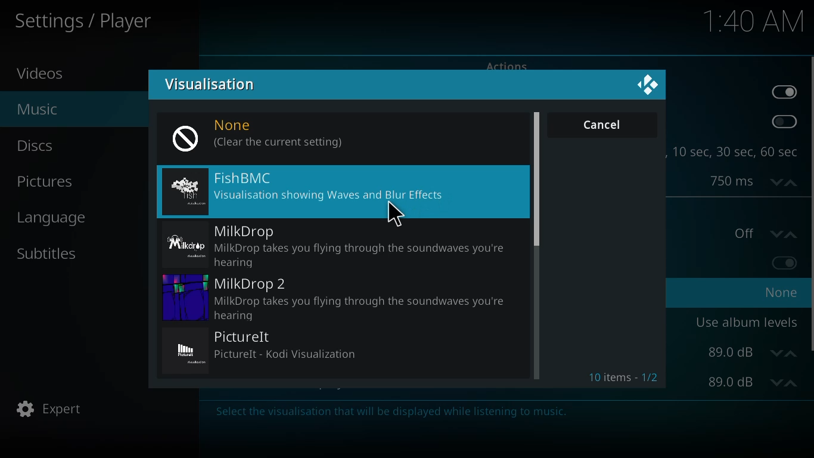 The image size is (814, 458). Describe the element at coordinates (36, 145) in the screenshot. I see `discs` at that location.